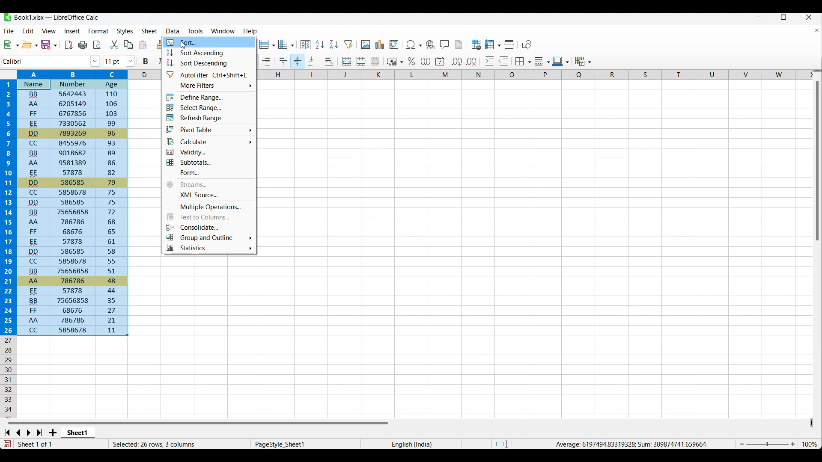 Image resolution: width=822 pixels, height=462 pixels. What do you see at coordinates (208, 237) in the screenshot?
I see `Group and Outline options` at bounding box center [208, 237].